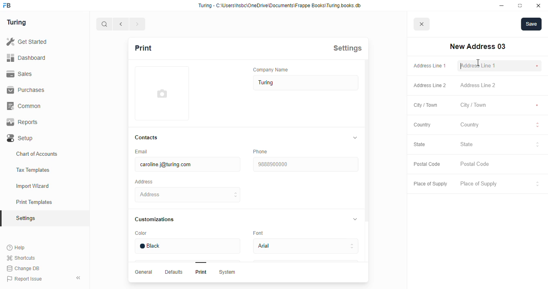 The width and height of the screenshot is (548, 289). What do you see at coordinates (141, 233) in the screenshot?
I see `color` at bounding box center [141, 233].